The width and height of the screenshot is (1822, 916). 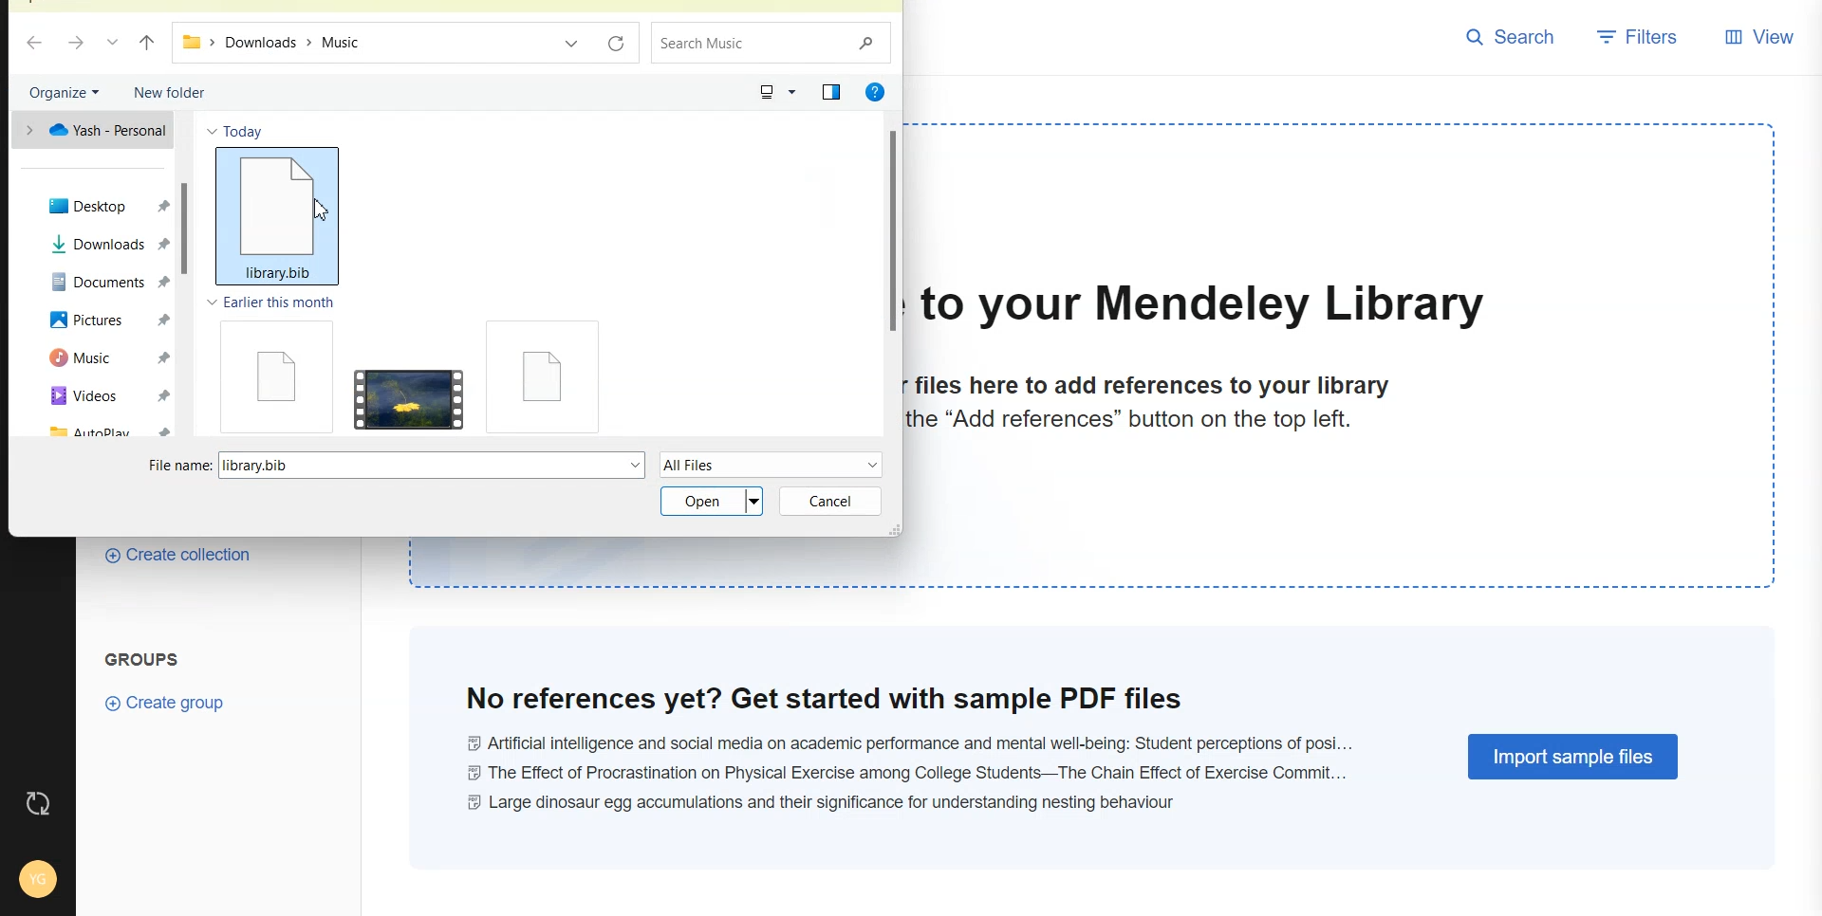 I want to click on Music, so click(x=100, y=356).